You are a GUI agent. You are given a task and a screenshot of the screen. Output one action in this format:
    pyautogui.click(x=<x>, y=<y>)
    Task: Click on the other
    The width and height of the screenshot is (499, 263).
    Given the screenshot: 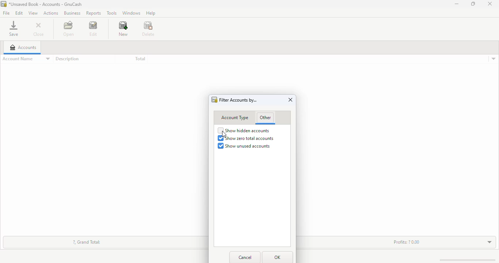 What is the action you would take?
    pyautogui.click(x=265, y=118)
    